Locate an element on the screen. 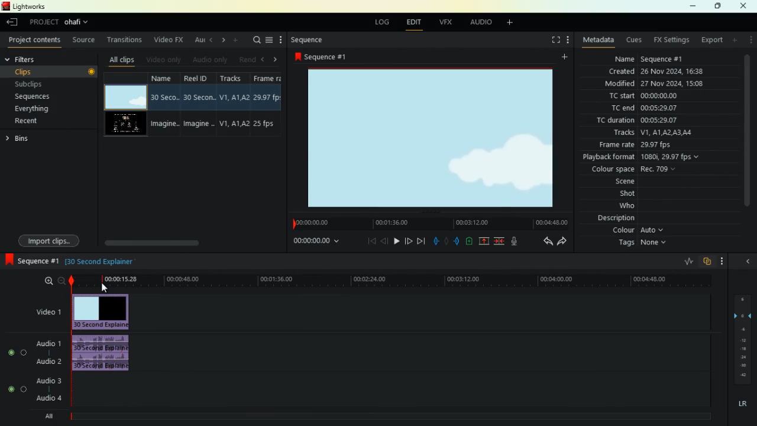 This screenshot has width=757, height=426. 27 Nov 2024, 15:07 is located at coordinates (676, 83).